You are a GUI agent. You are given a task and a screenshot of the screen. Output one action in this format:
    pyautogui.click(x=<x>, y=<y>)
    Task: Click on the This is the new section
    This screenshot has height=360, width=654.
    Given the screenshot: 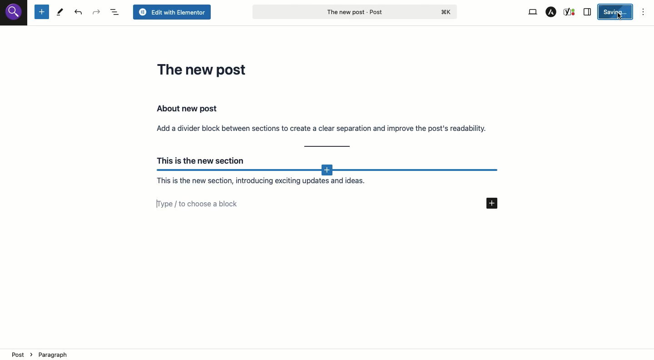 What is the action you would take?
    pyautogui.click(x=198, y=159)
    